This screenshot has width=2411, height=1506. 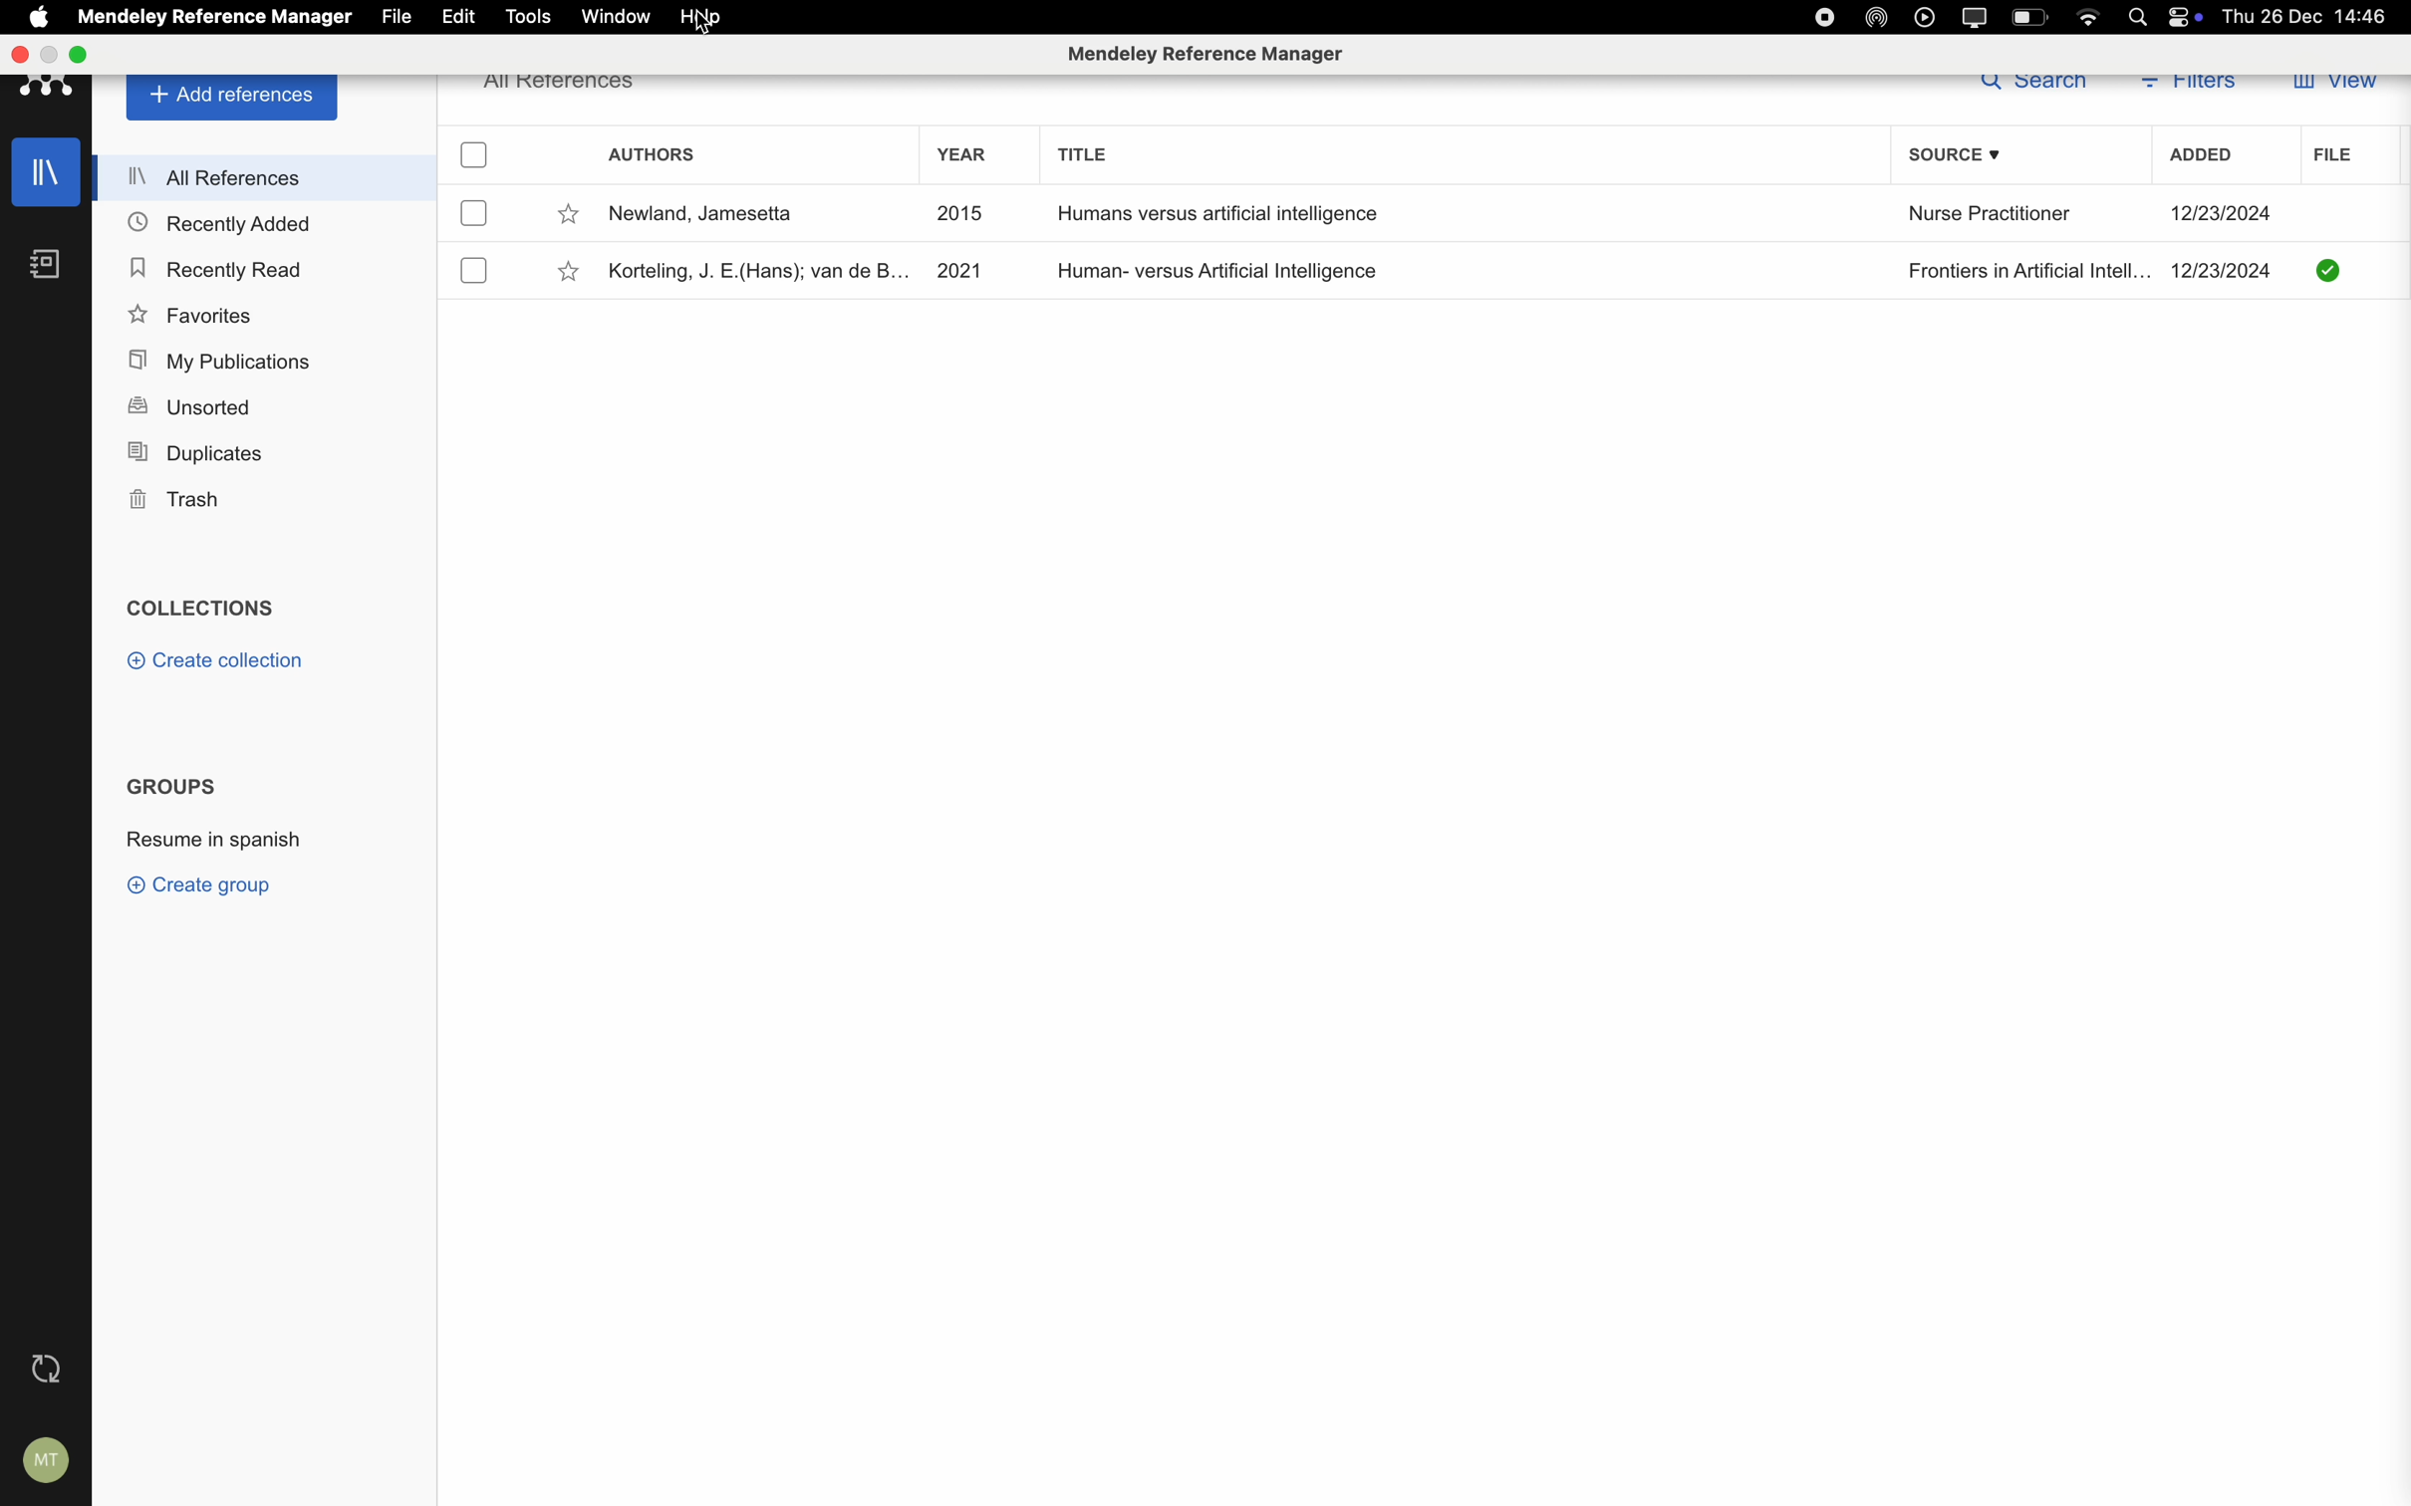 I want to click on all references, so click(x=559, y=82).